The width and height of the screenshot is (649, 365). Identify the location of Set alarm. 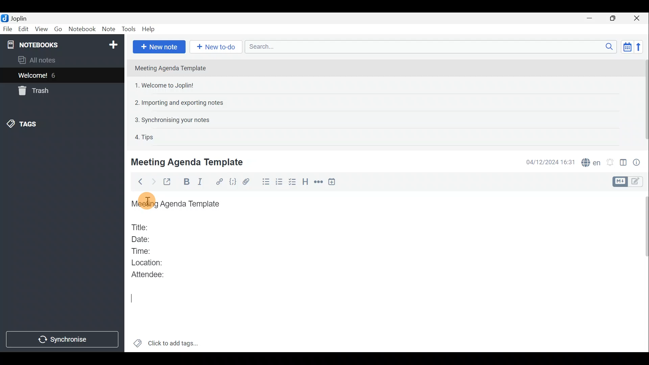
(611, 162).